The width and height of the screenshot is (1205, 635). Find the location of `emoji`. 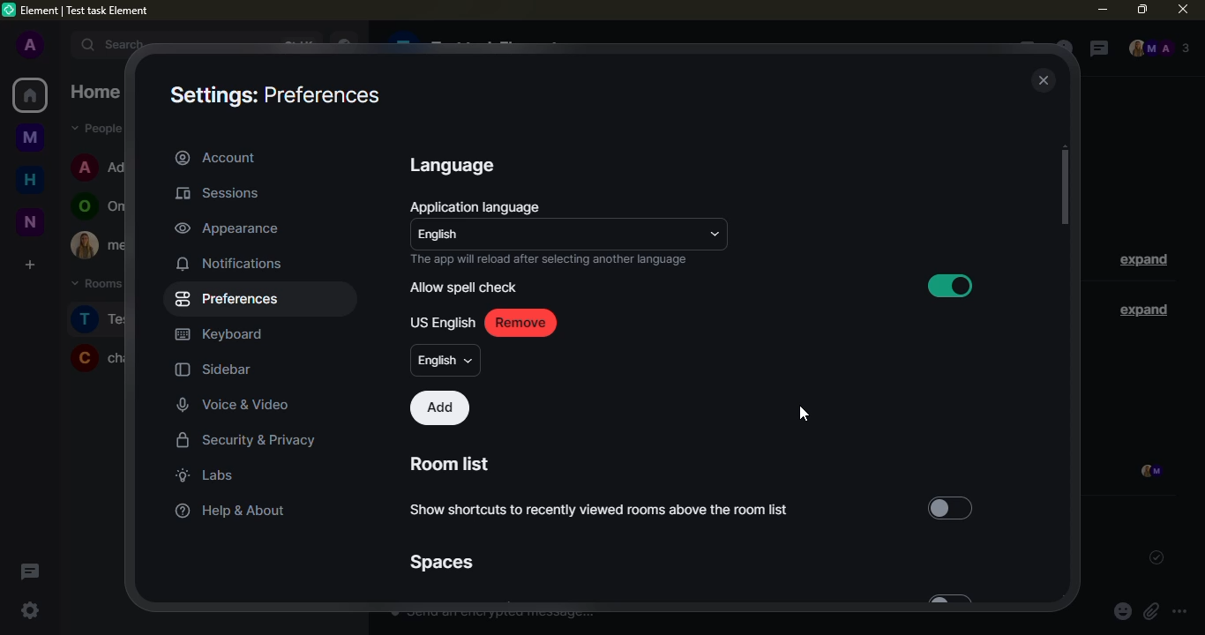

emoji is located at coordinates (1122, 612).